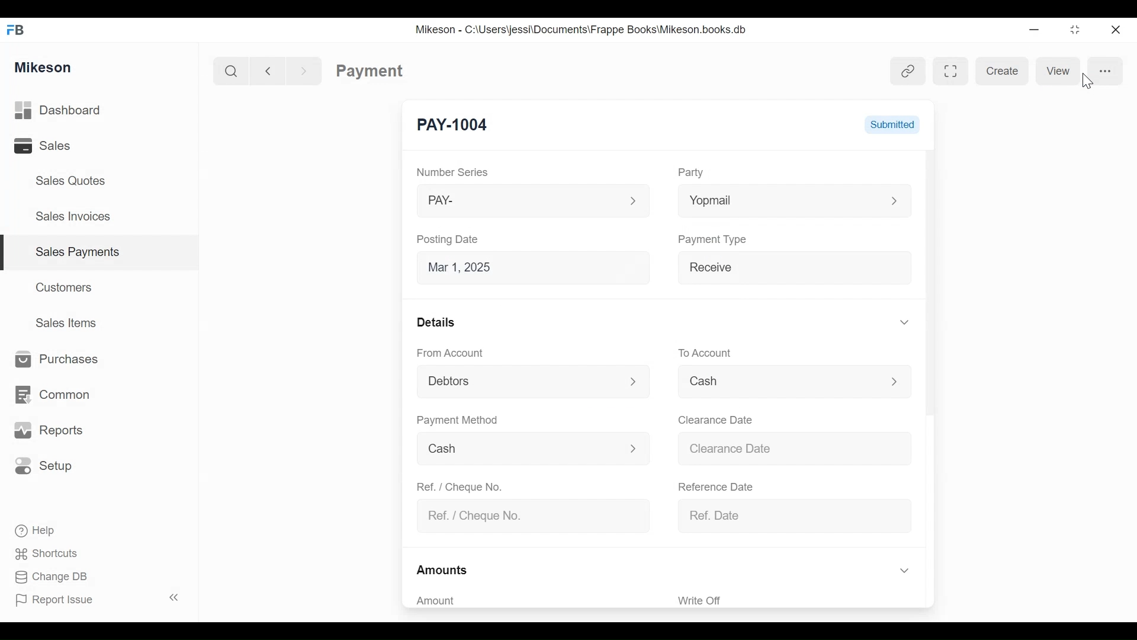 The width and height of the screenshot is (1137, 640). Describe the element at coordinates (41, 147) in the screenshot. I see `Sales` at that location.